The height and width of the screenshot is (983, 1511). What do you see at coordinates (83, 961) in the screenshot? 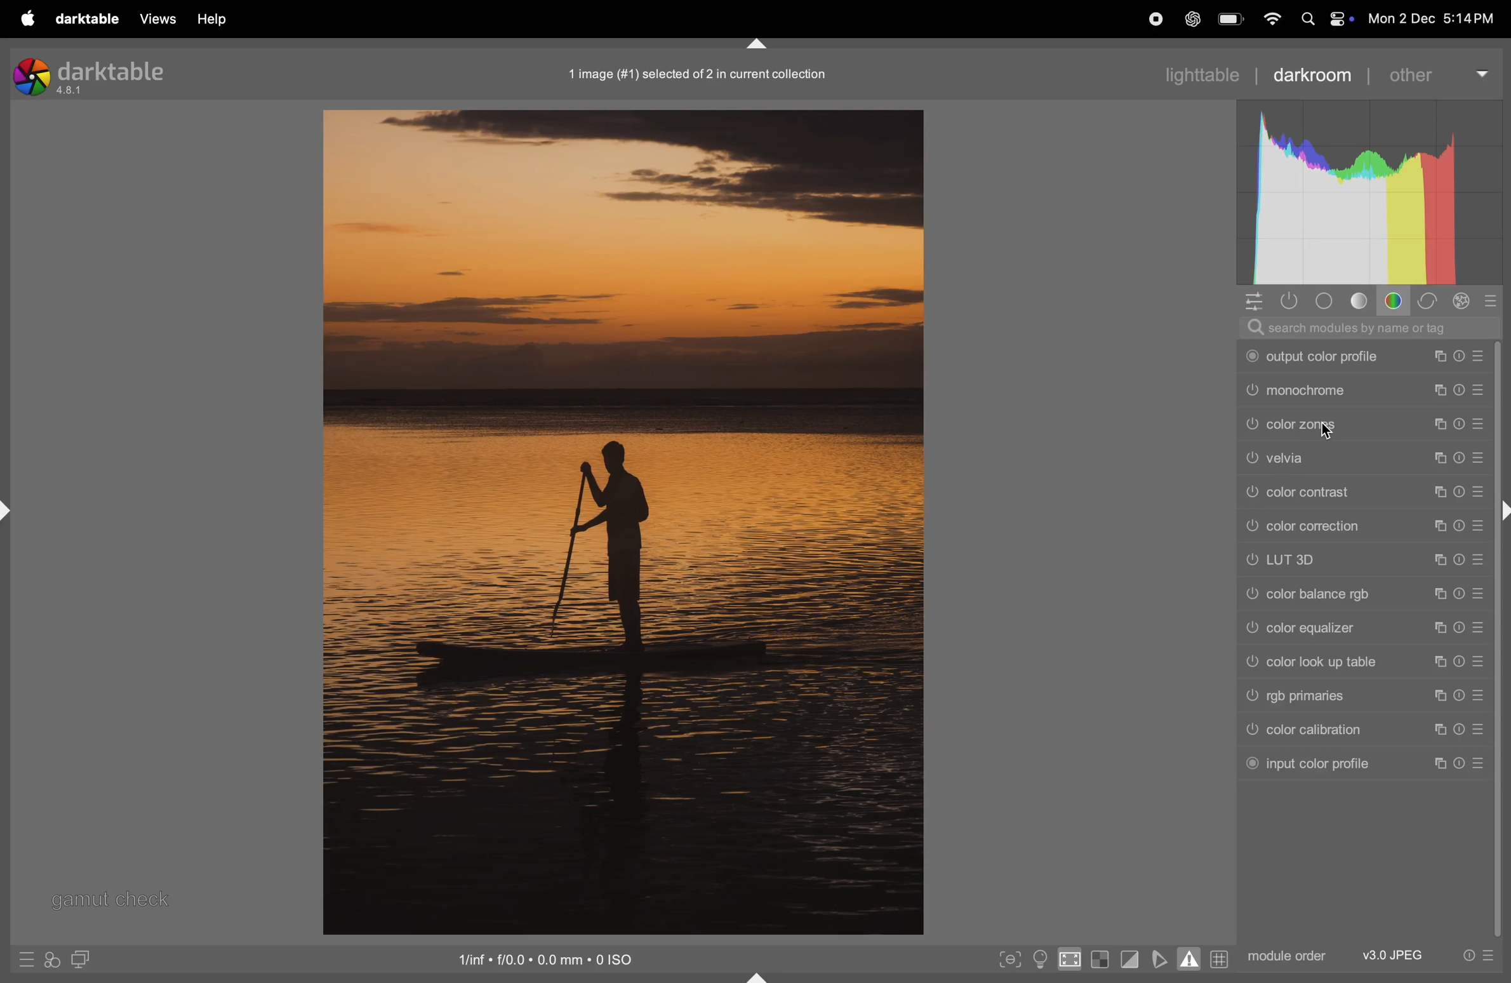
I see `display second window` at bounding box center [83, 961].